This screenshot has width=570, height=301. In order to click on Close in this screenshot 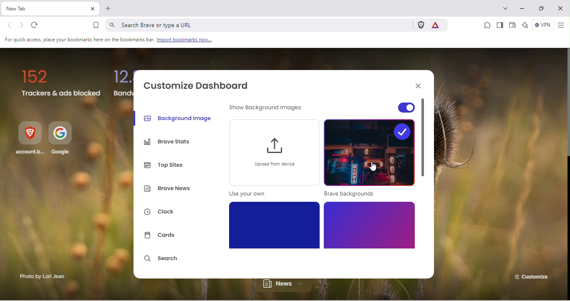, I will do `click(416, 85)`.